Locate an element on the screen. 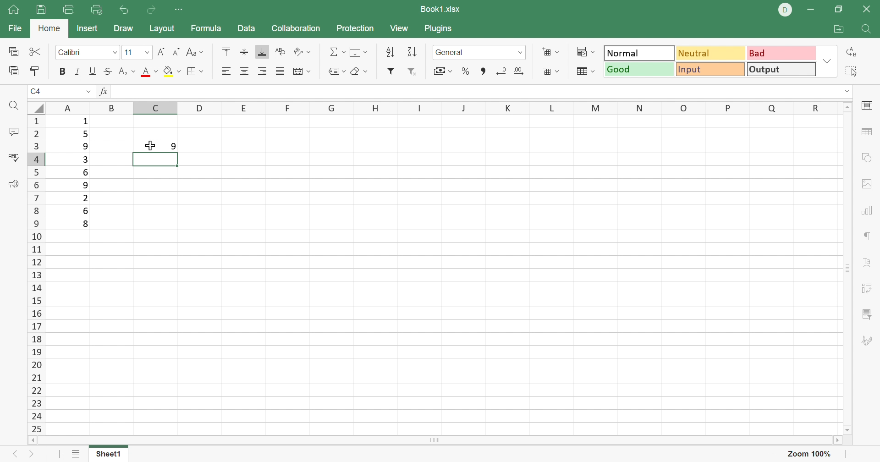 This screenshot has height=462, width=880. Change case is located at coordinates (196, 54).